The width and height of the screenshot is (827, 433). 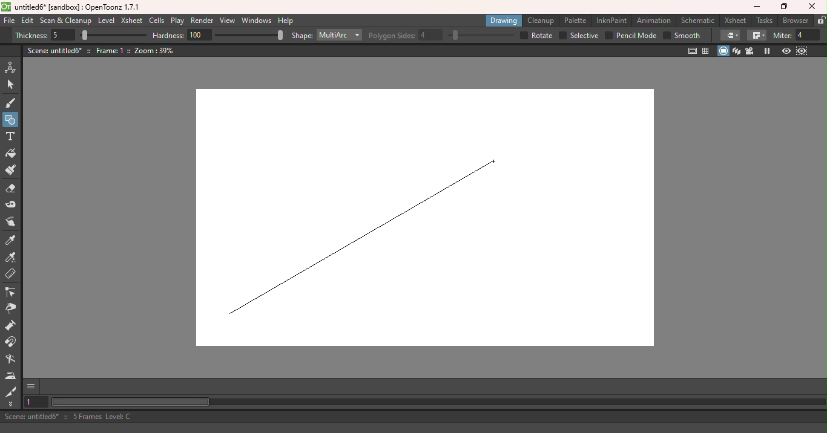 I want to click on Finger tool, so click(x=11, y=224).